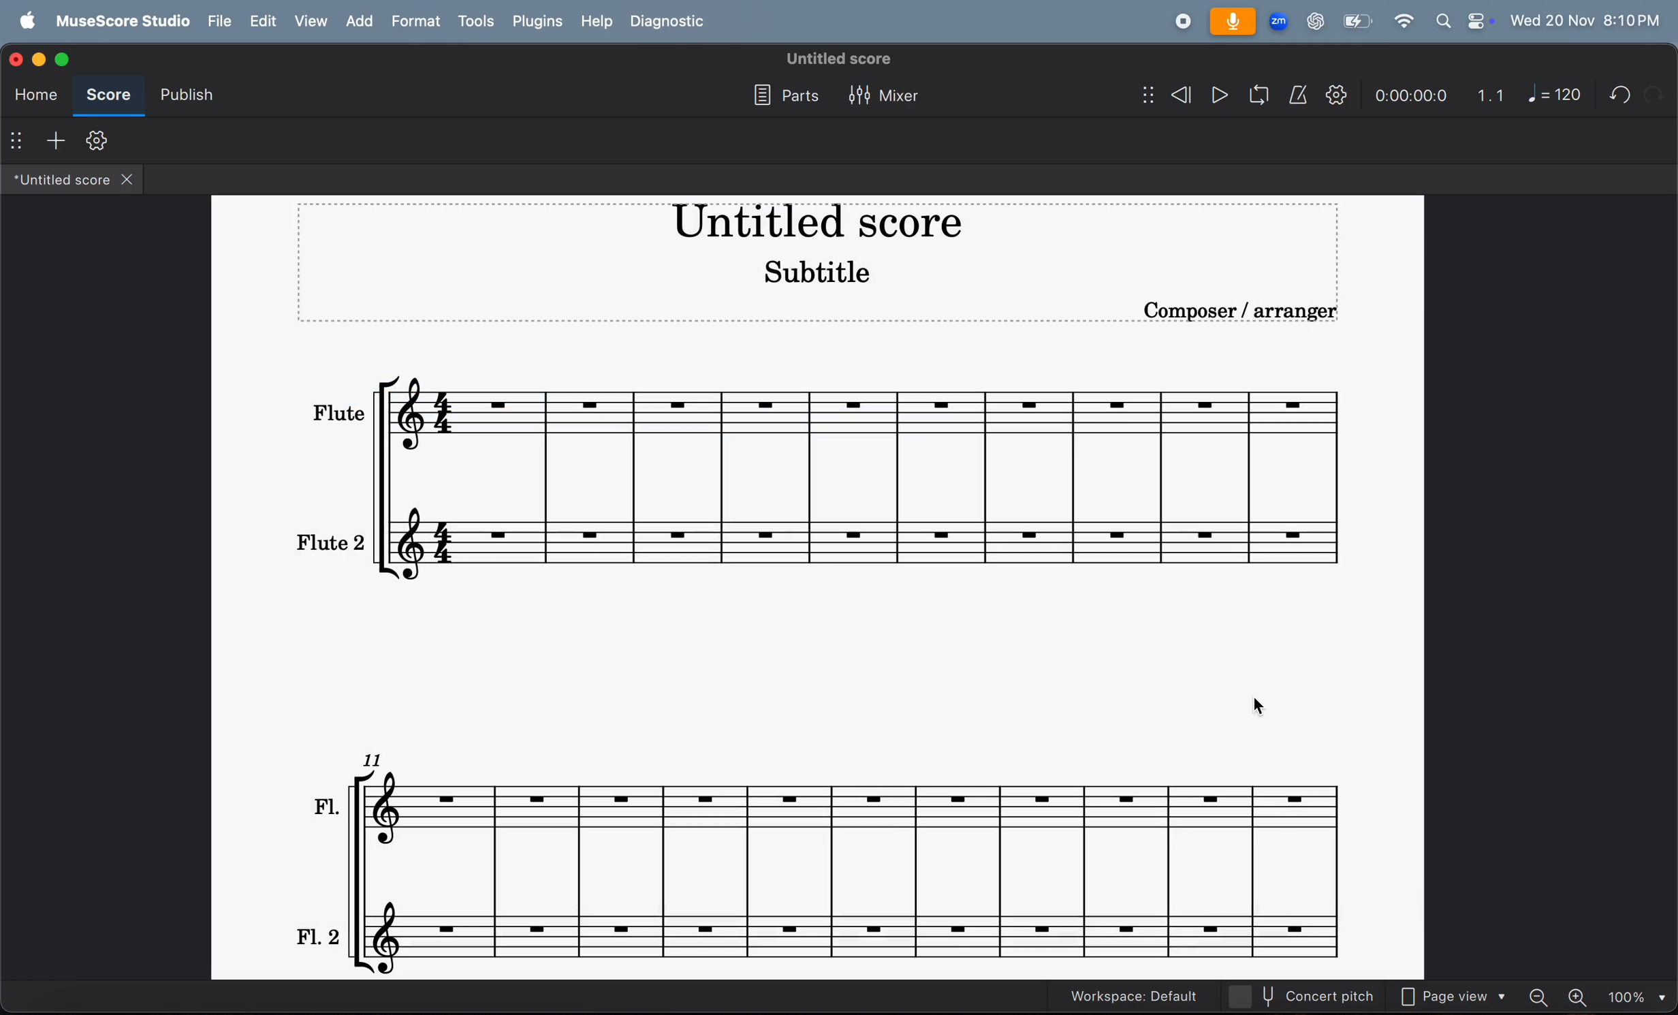 The height and width of the screenshot is (1015, 1678). I want to click on add, so click(358, 22).